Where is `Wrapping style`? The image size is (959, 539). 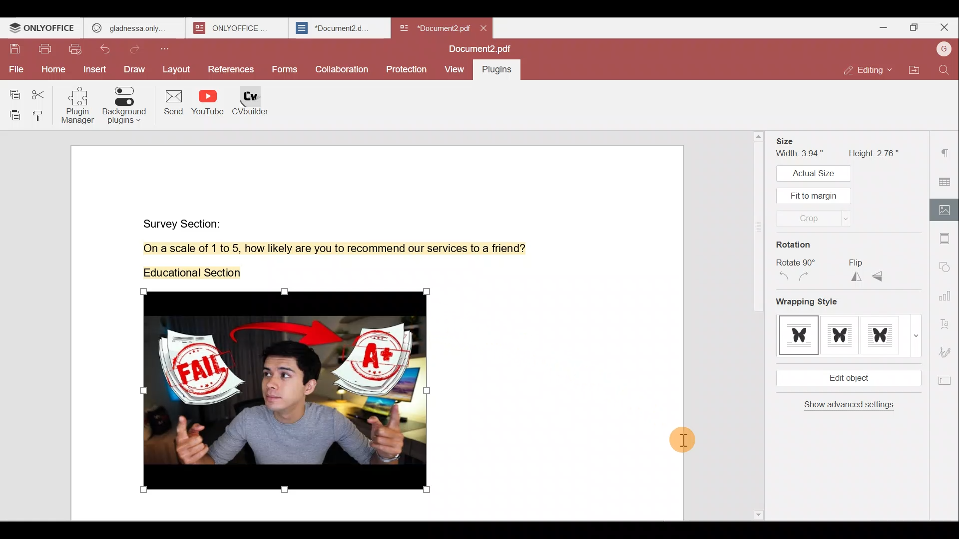
Wrapping style is located at coordinates (818, 302).